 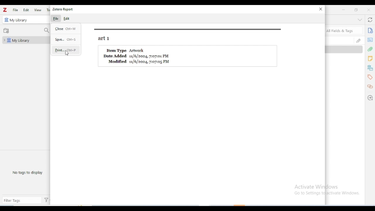 I want to click on Item Type Artwork, so click(x=126, y=50).